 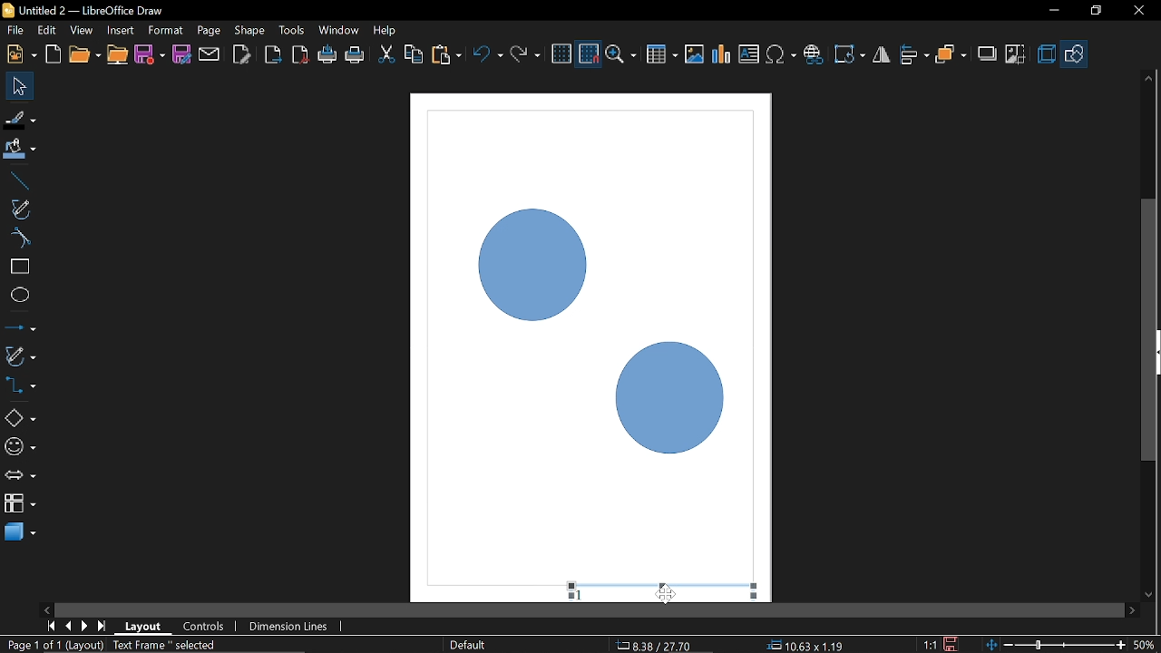 I want to click on Save as, so click(x=181, y=54).